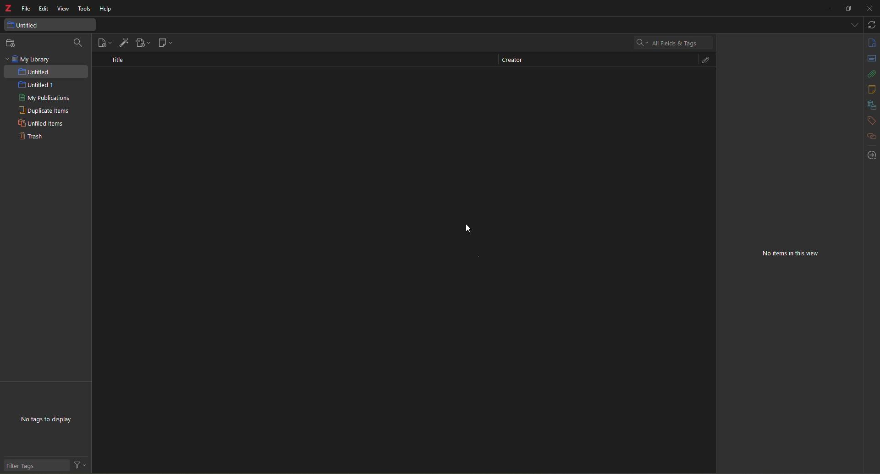  What do you see at coordinates (872, 121) in the screenshot?
I see `tags` at bounding box center [872, 121].